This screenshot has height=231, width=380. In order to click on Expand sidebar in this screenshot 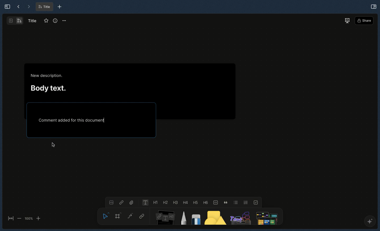, I will do `click(6, 6)`.